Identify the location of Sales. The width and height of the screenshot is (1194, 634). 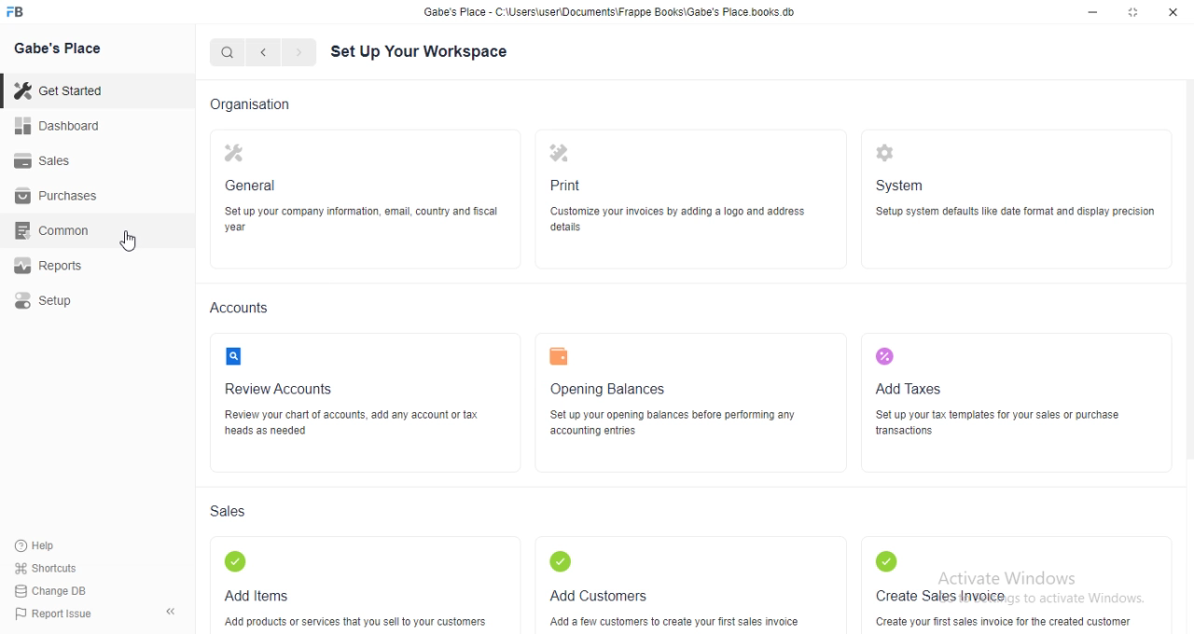
(231, 509).